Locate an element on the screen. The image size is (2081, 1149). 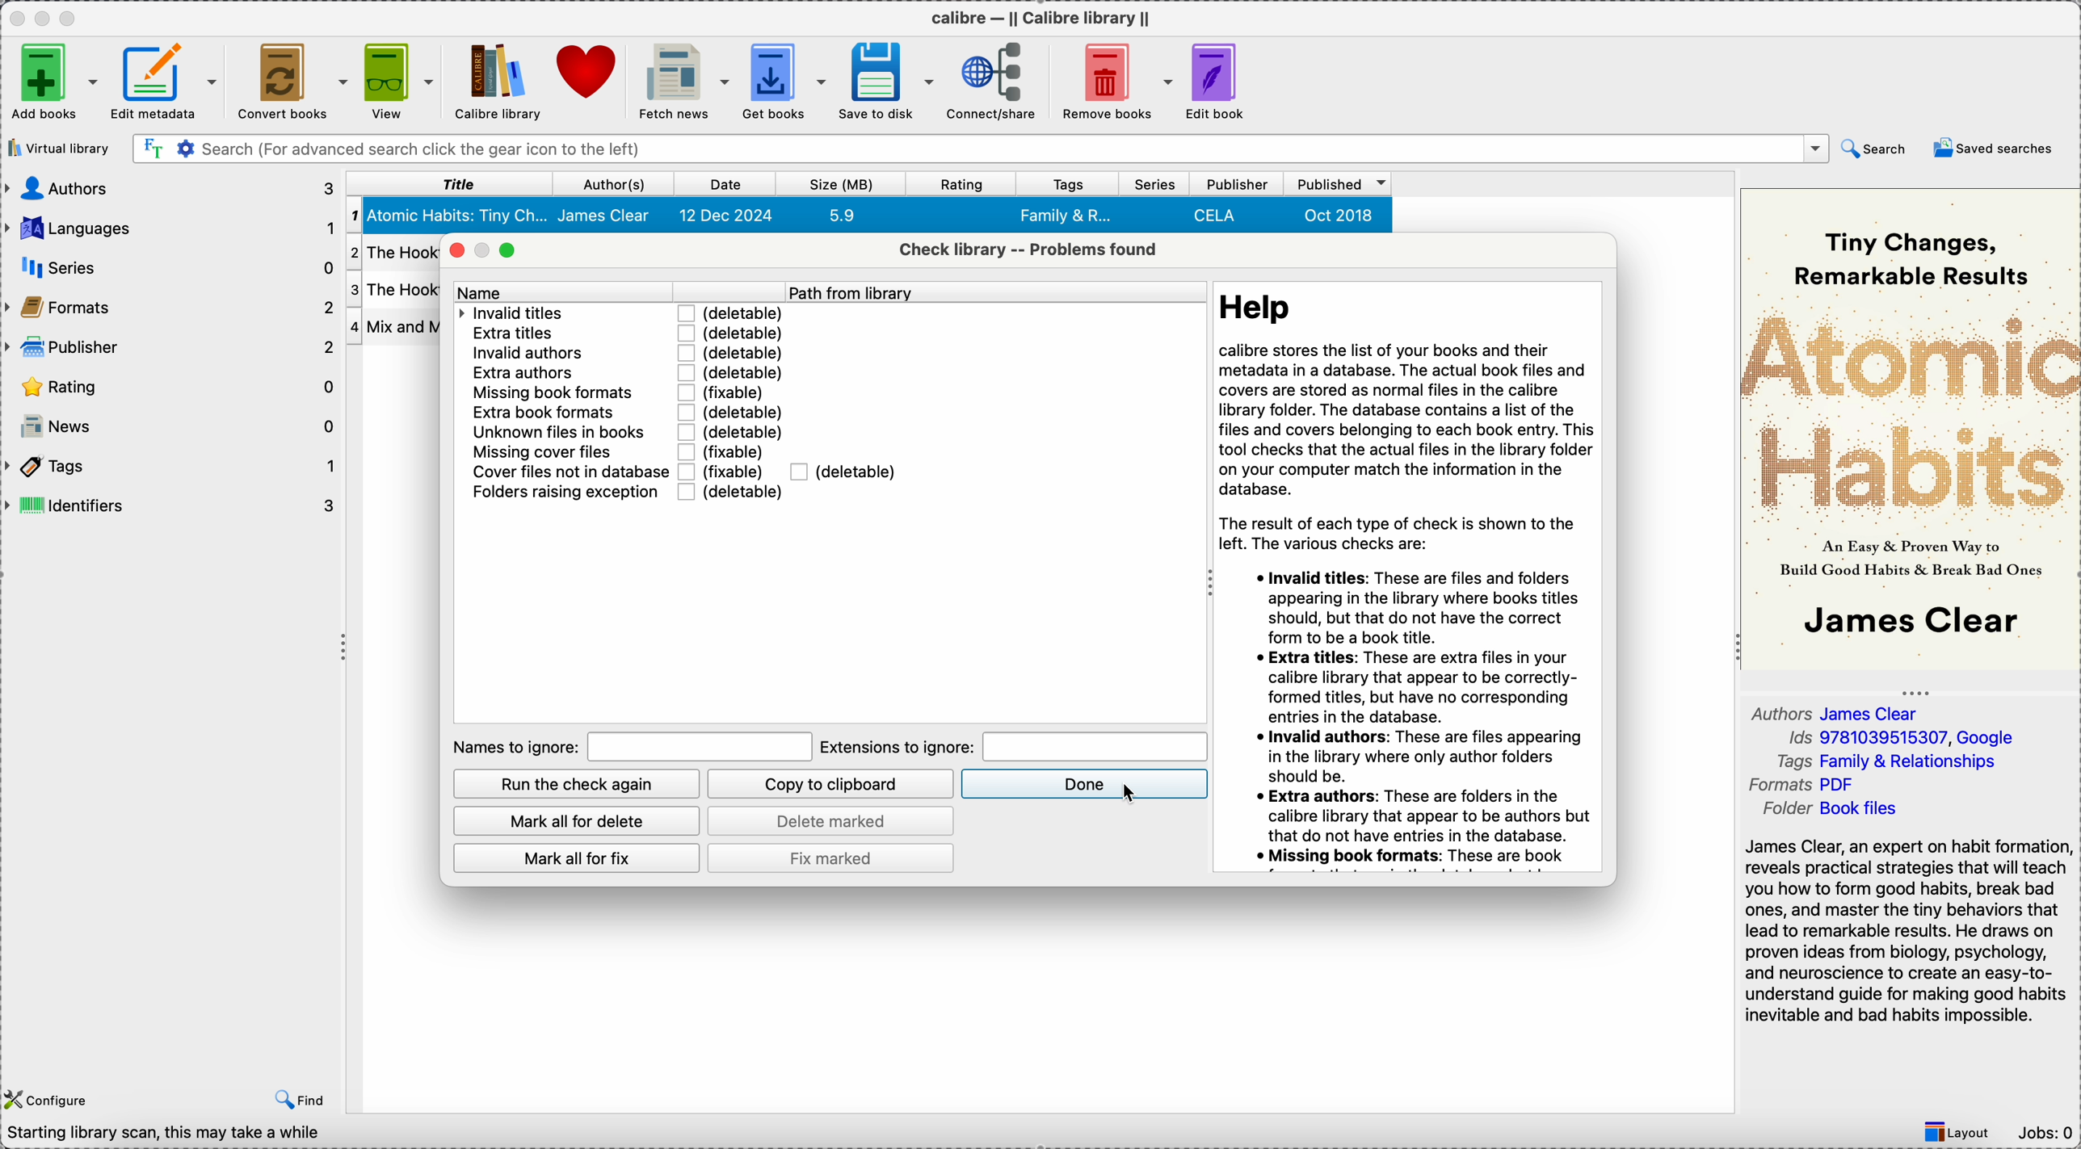
cursor is located at coordinates (1129, 793).